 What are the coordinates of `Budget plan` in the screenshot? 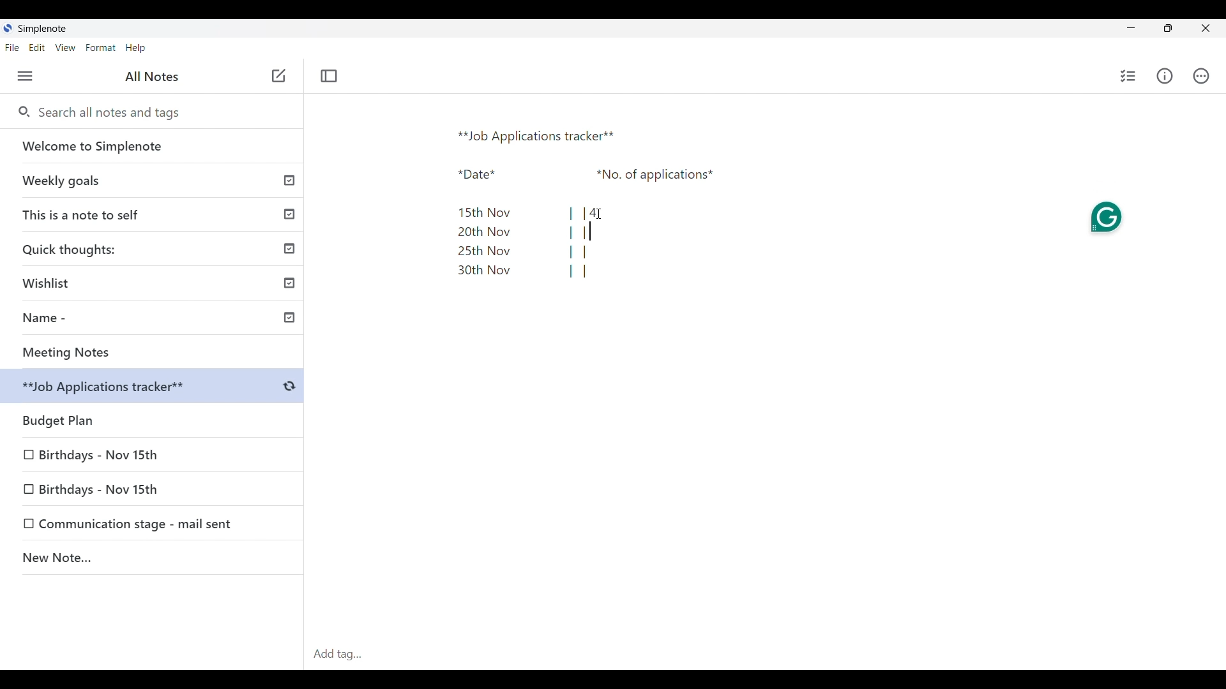 It's located at (153, 417).